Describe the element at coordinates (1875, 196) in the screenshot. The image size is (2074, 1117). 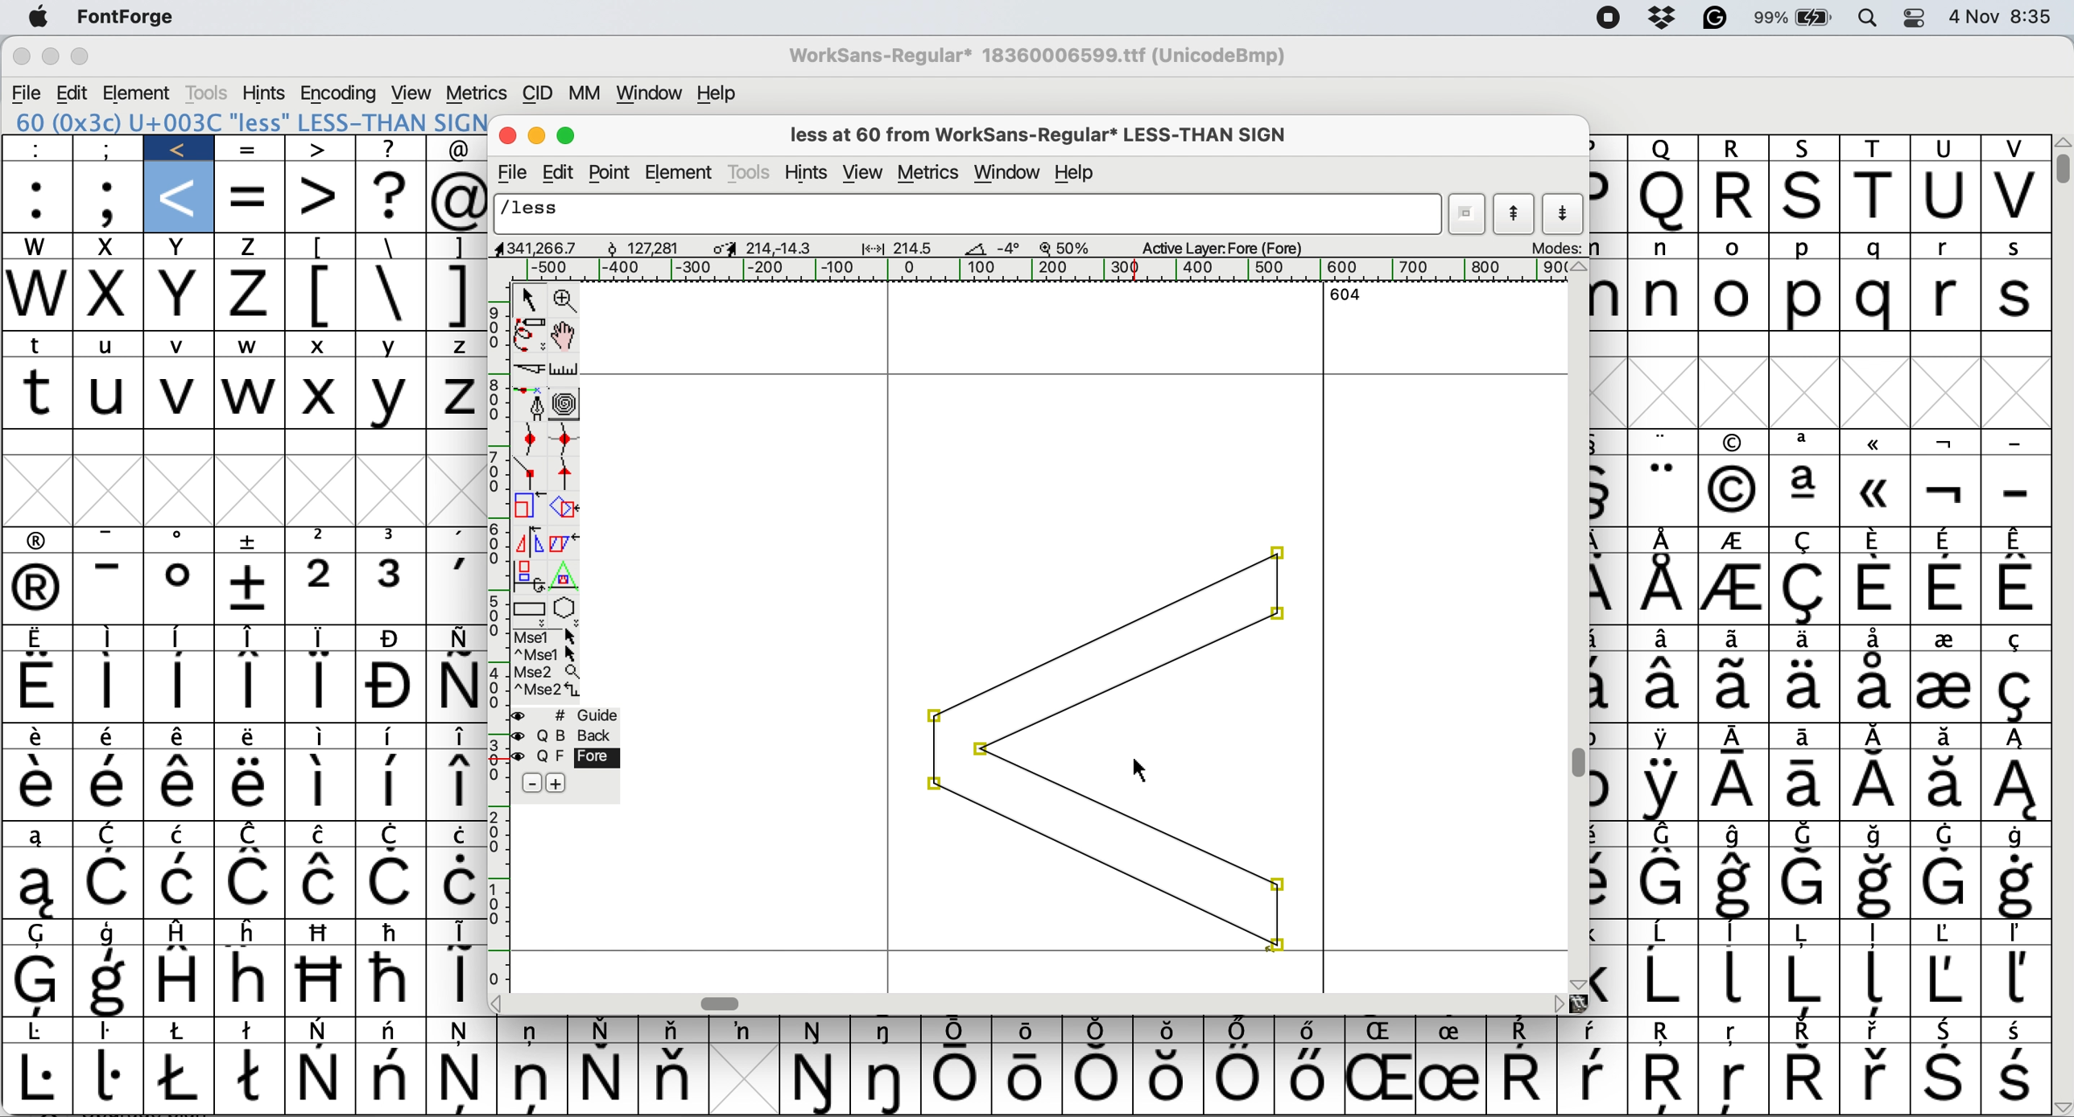
I see `t` at that location.